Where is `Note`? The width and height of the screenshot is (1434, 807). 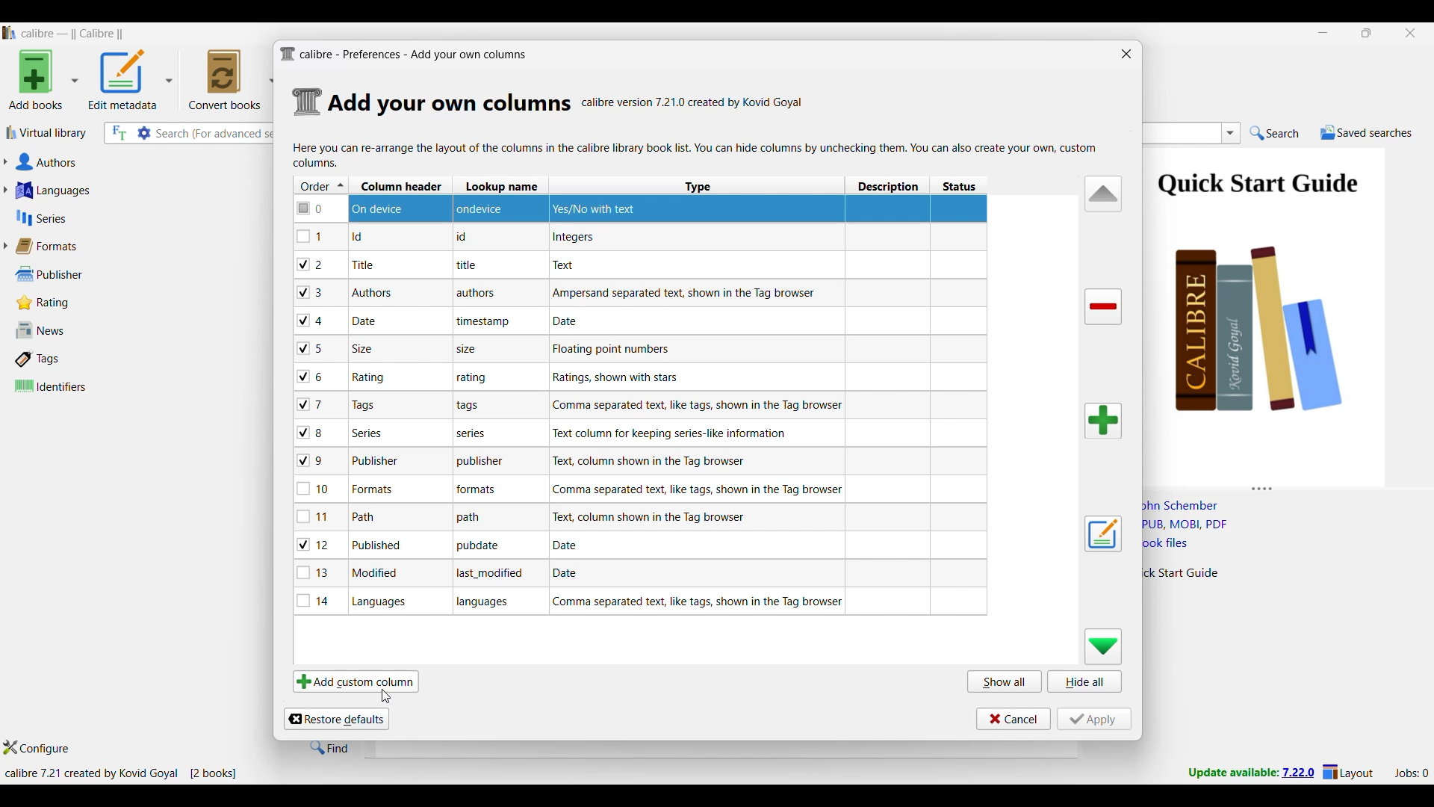
Note is located at coordinates (375, 489).